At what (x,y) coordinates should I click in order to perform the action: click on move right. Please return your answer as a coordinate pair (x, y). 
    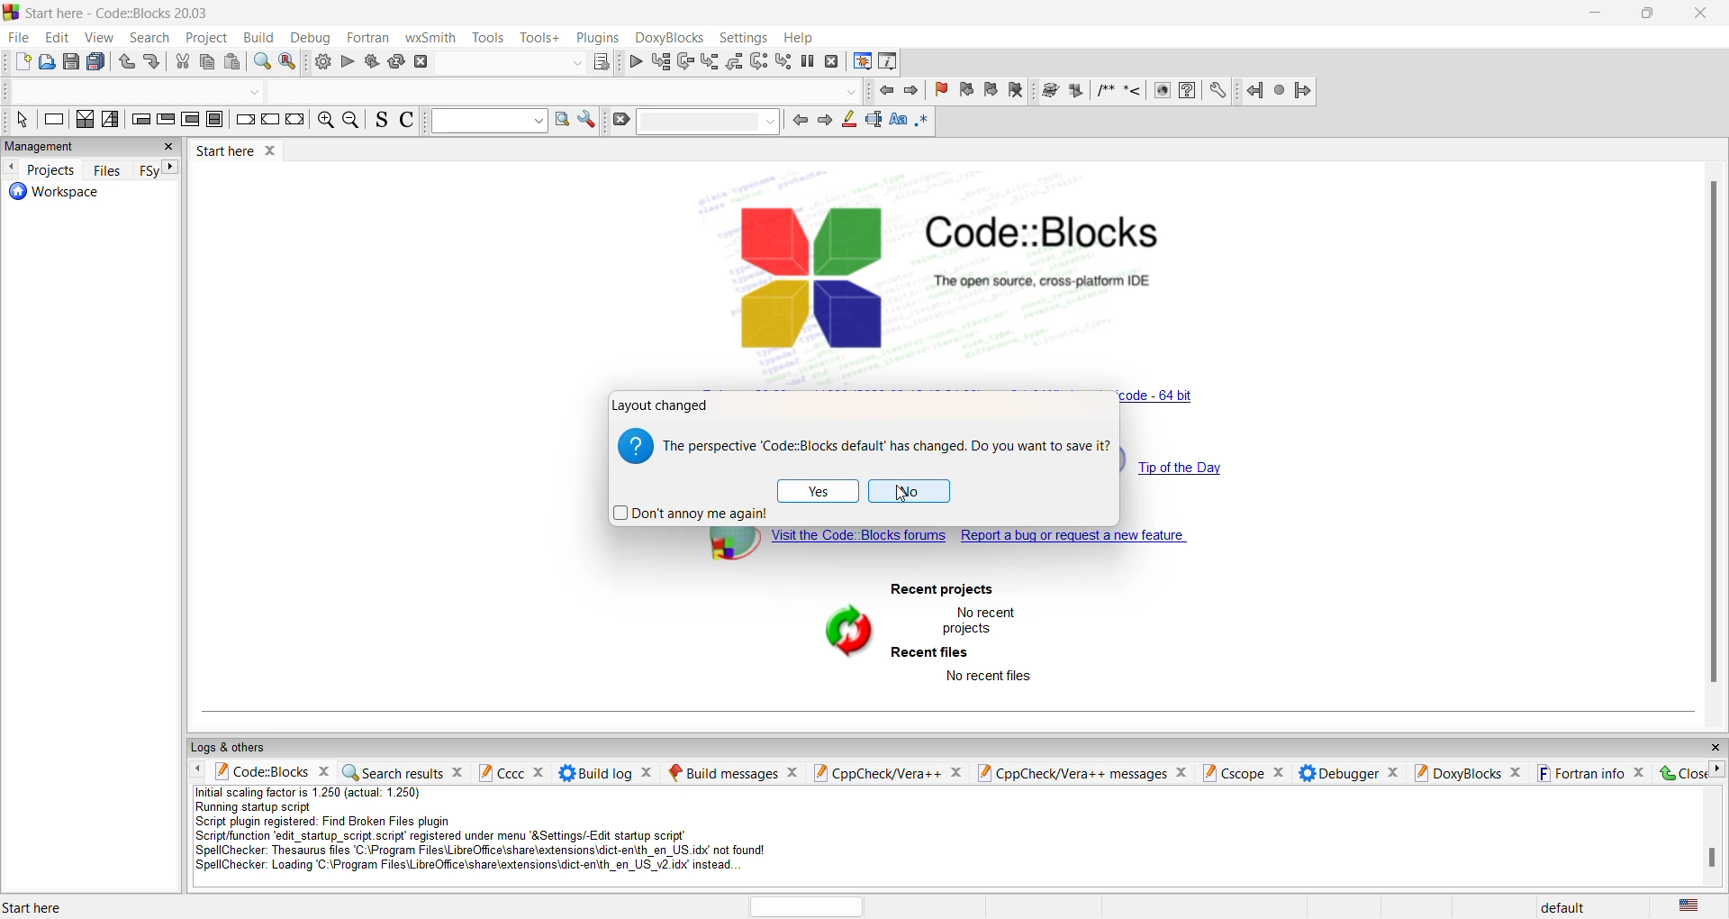
    Looking at the image, I should click on (1718, 769).